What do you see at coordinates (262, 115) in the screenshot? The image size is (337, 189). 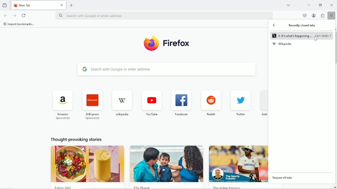 I see `Add shortcut` at bounding box center [262, 115].